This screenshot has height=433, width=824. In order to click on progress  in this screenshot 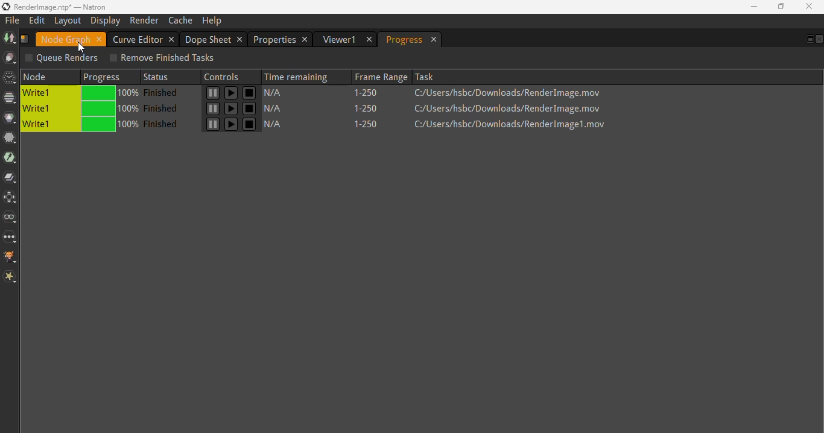, I will do `click(404, 40)`.